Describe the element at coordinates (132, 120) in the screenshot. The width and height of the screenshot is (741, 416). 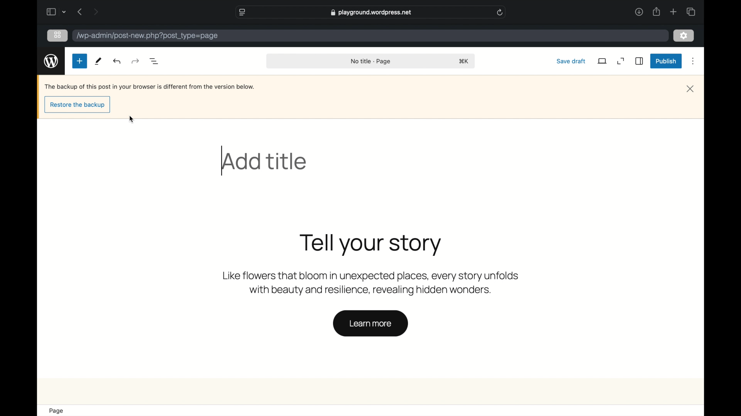
I see `cursor` at that location.